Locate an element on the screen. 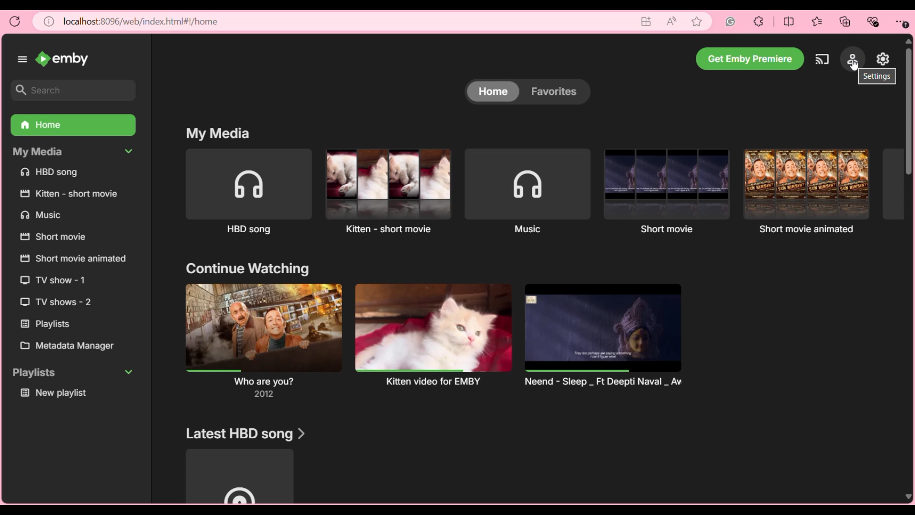 The width and height of the screenshot is (915, 515). TV shows-2 is located at coordinates (56, 303).